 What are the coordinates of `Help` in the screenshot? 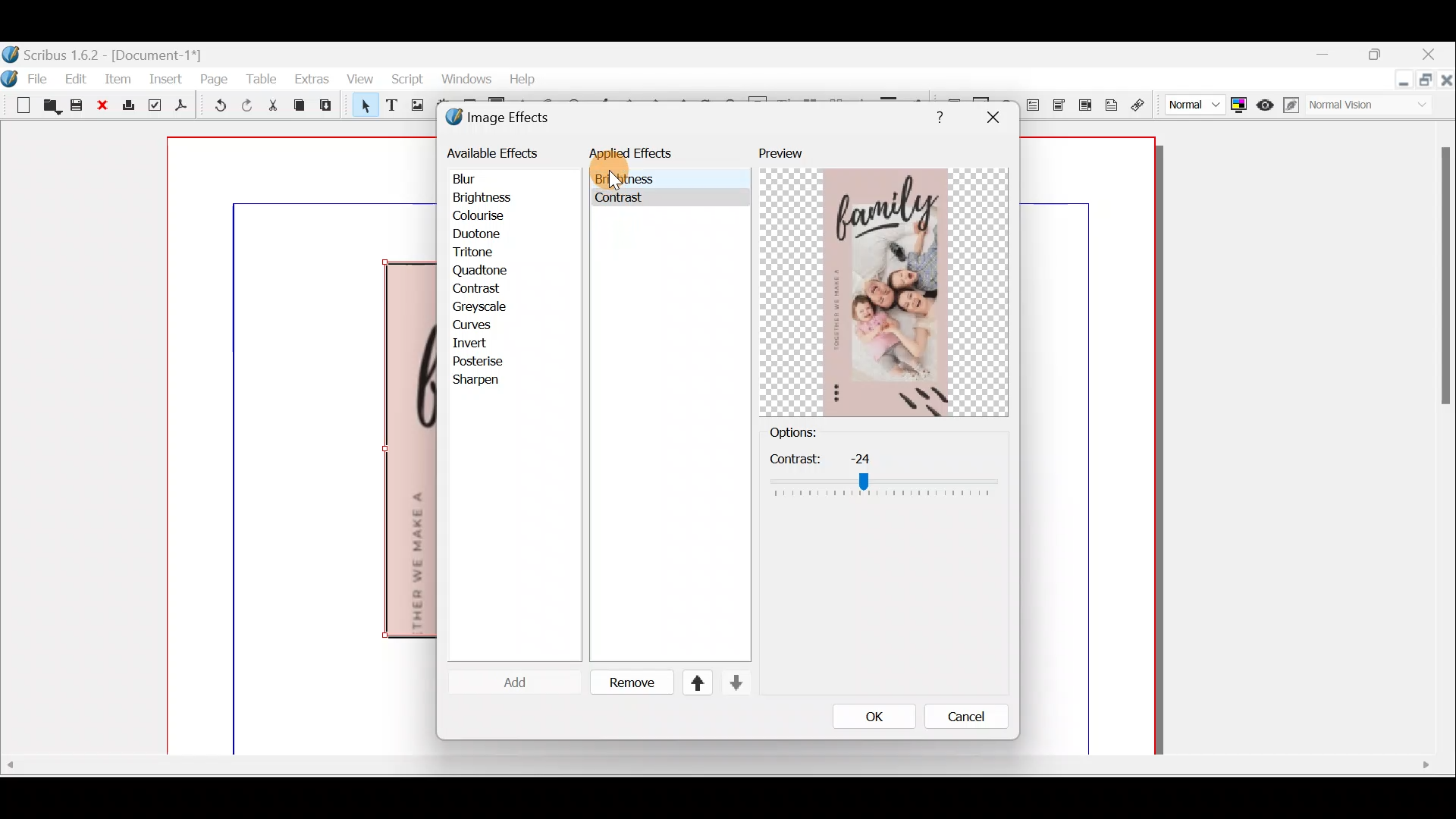 It's located at (526, 77).